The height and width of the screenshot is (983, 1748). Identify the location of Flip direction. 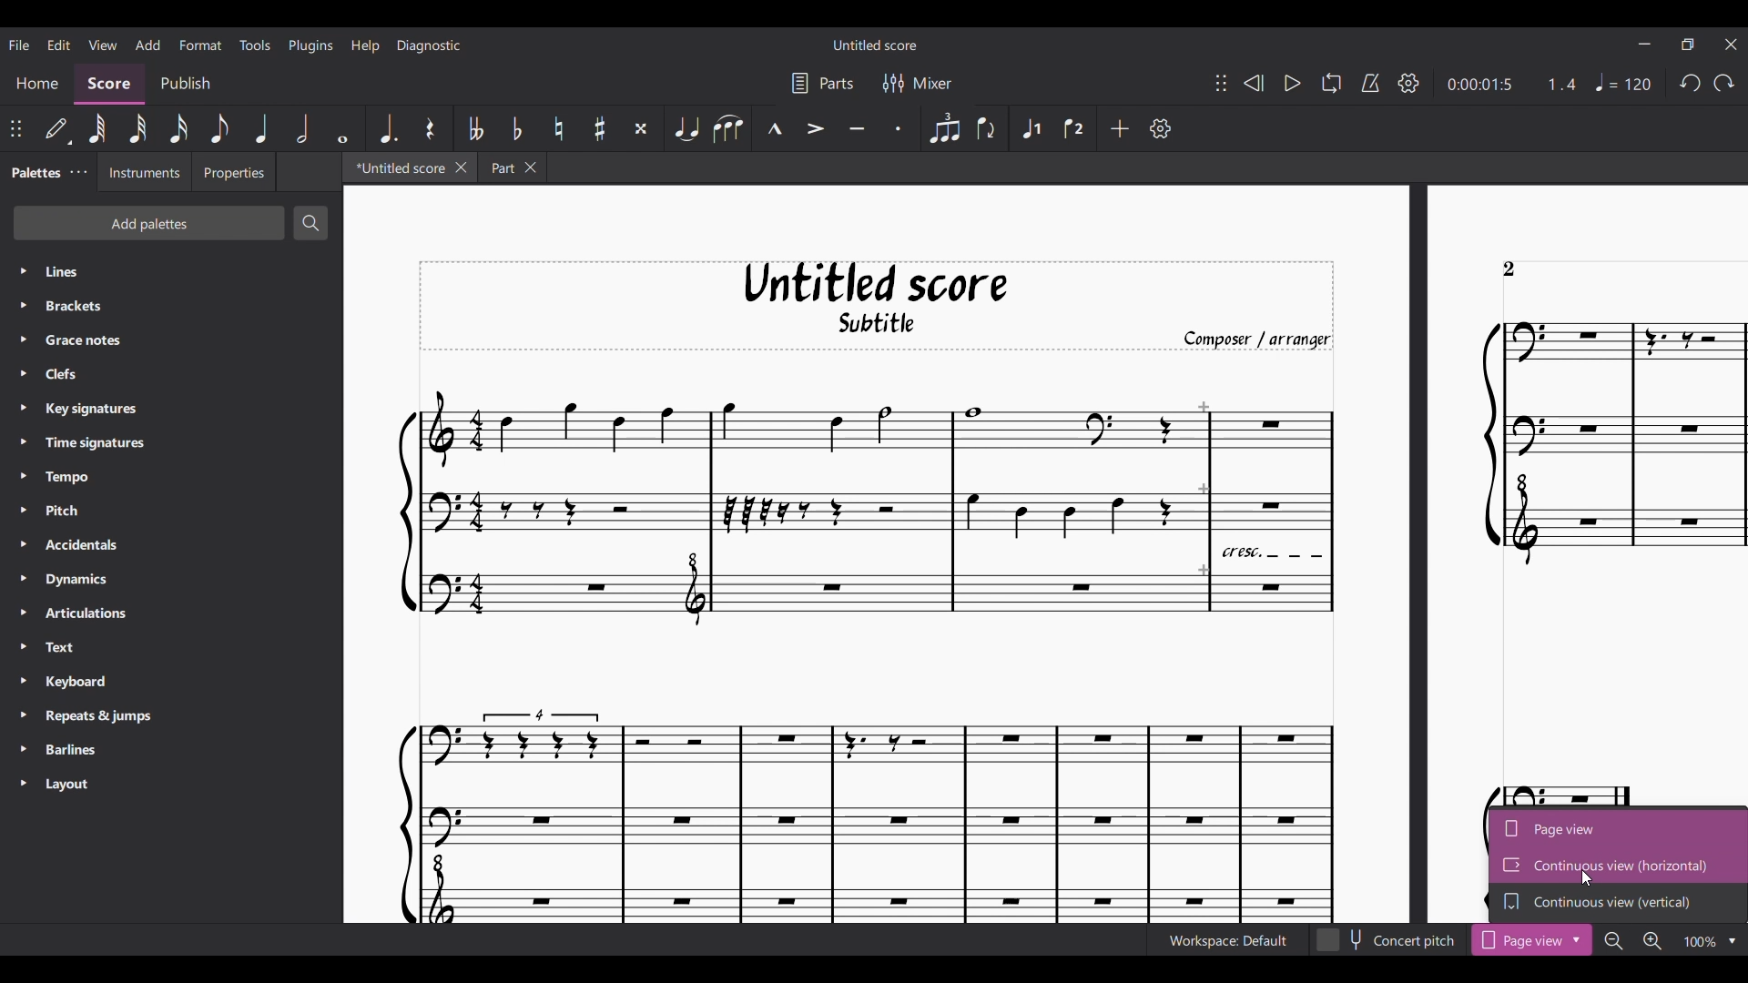
(987, 128).